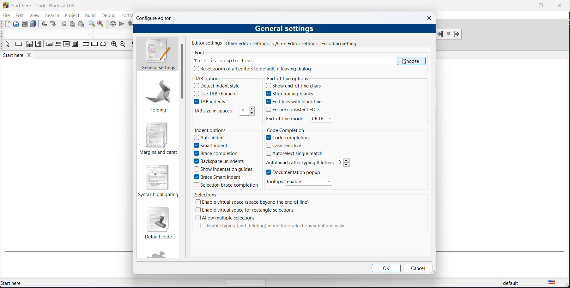 The image size is (570, 288). Describe the element at coordinates (157, 98) in the screenshot. I see `folding` at that location.